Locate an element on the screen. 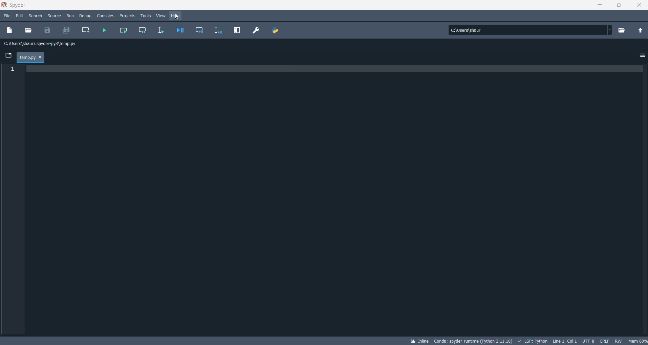 The width and height of the screenshot is (648, 345). line numbers is located at coordinates (11, 69).